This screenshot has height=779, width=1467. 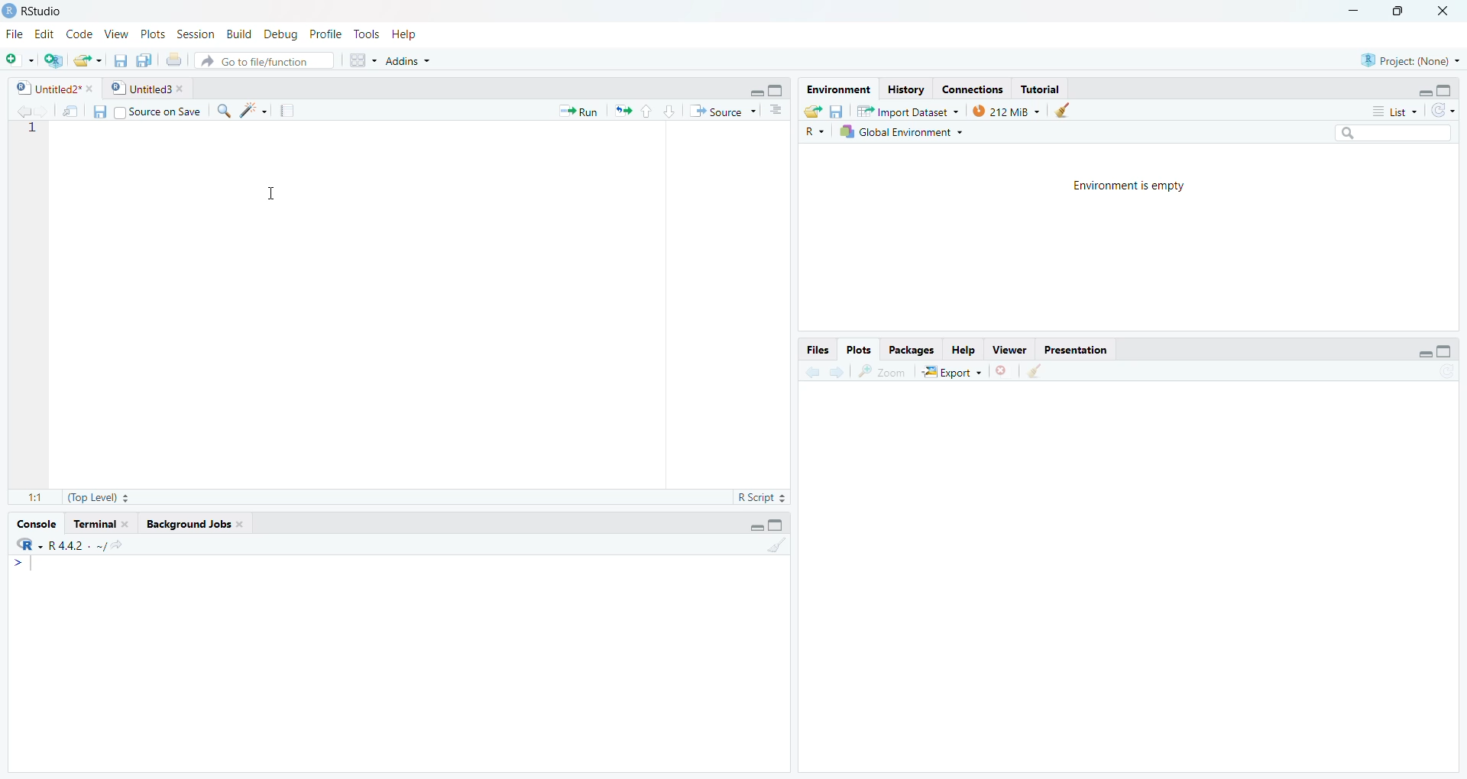 I want to click on minimize, so click(x=1355, y=11).